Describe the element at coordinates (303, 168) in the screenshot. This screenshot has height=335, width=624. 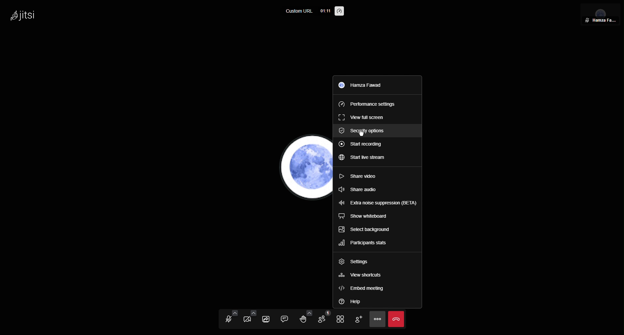
I see `Account PFP` at that location.